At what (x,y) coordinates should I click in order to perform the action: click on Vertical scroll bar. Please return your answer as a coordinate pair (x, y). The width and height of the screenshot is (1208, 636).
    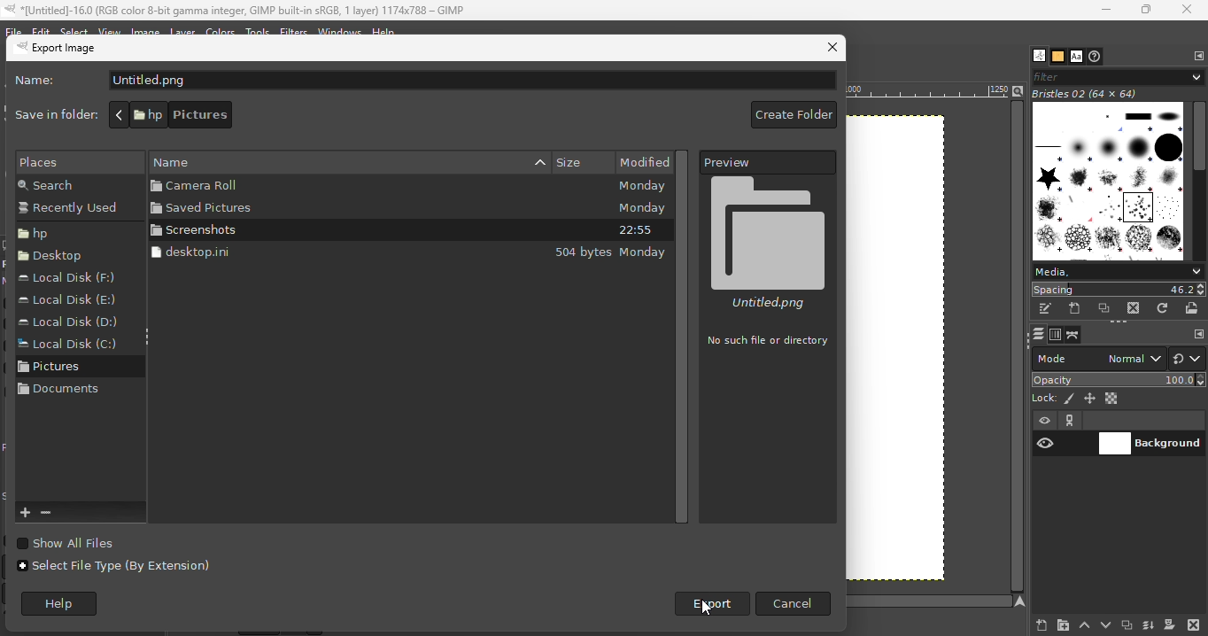
    Looking at the image, I should click on (686, 335).